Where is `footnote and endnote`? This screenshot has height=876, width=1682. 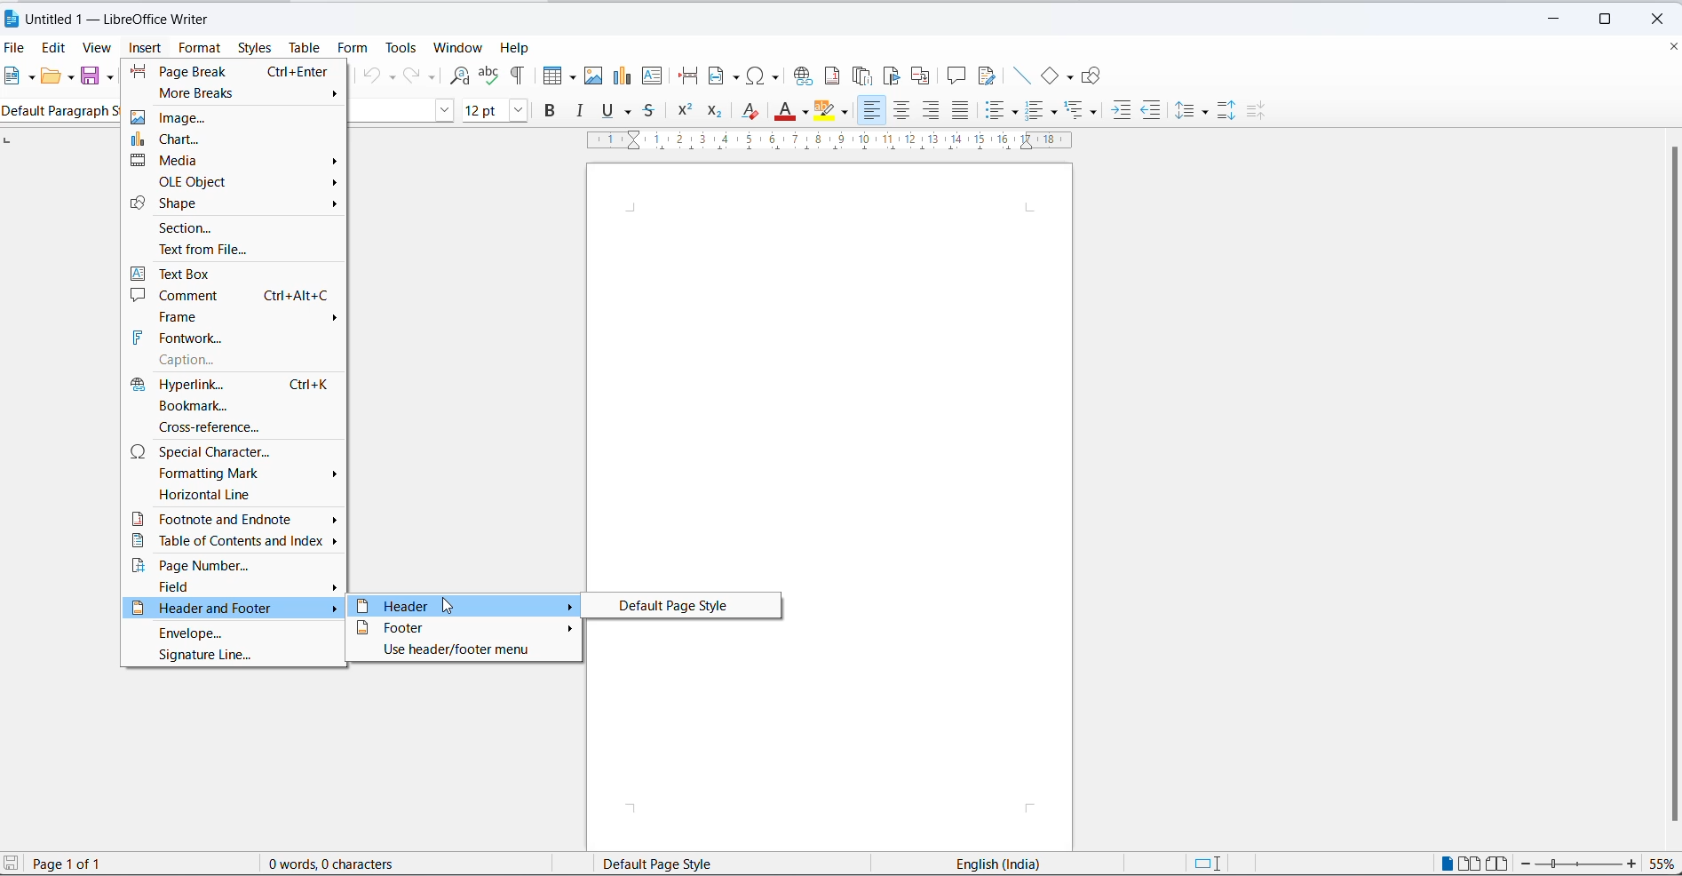 footnote and endnote is located at coordinates (235, 520).